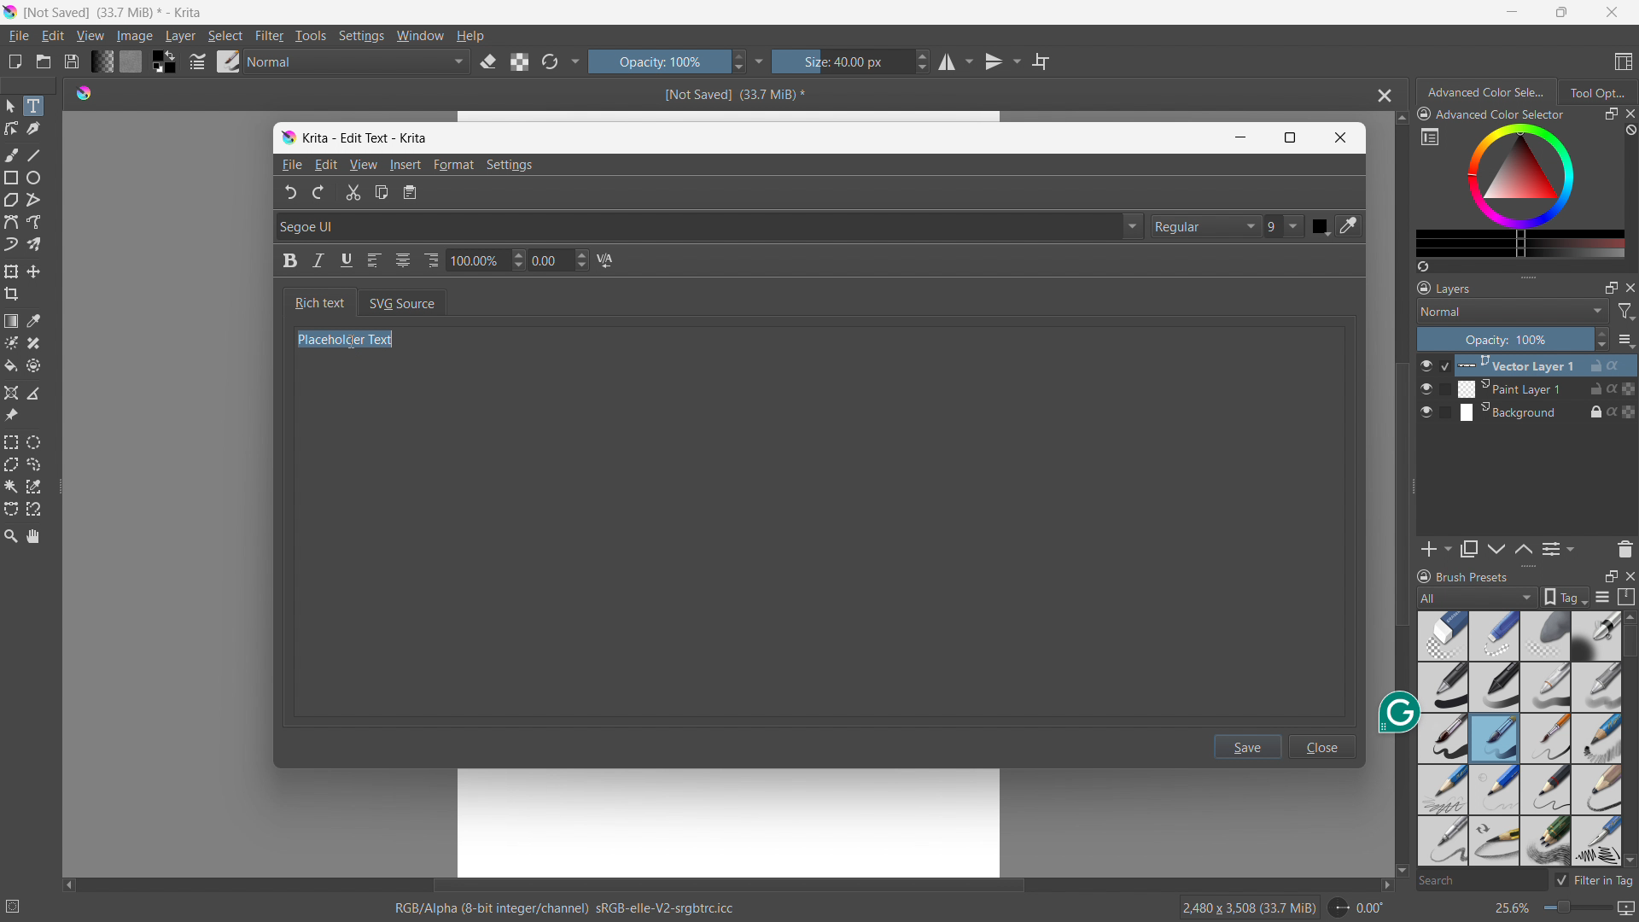  I want to click on maximize, so click(1559, 12).